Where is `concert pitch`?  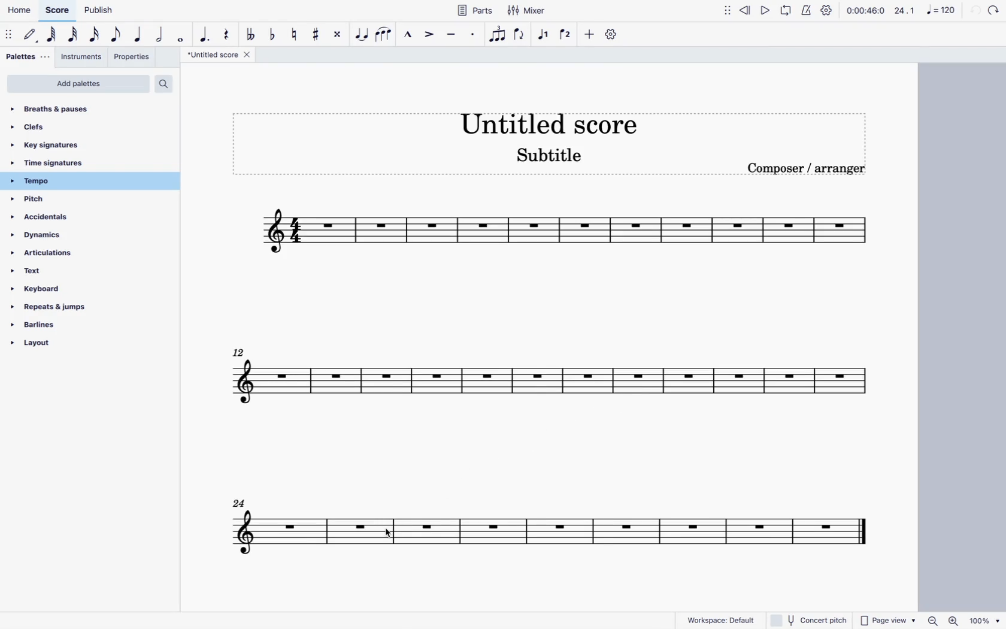 concert pitch is located at coordinates (810, 621).